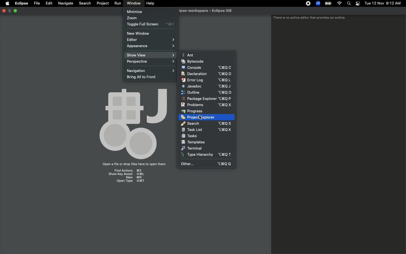 The height and width of the screenshot is (254, 406). What do you see at coordinates (317, 3) in the screenshot?
I see `Zoom` at bounding box center [317, 3].